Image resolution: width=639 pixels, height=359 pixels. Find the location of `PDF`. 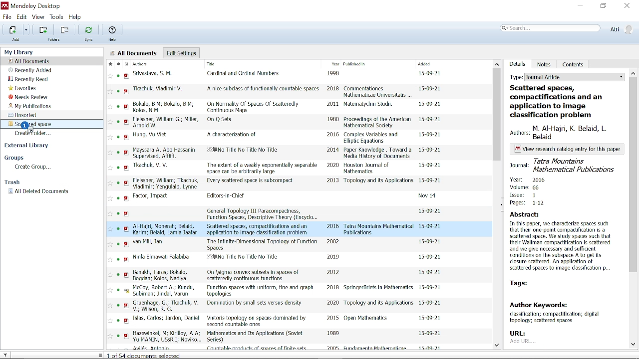

PDF is located at coordinates (126, 208).